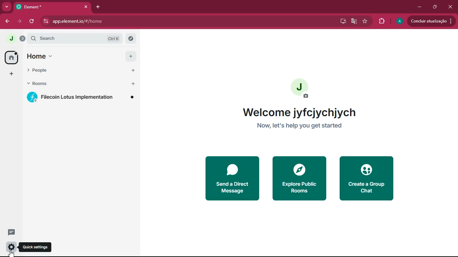 The height and width of the screenshot is (257, 458). I want to click on add tab, so click(98, 7).